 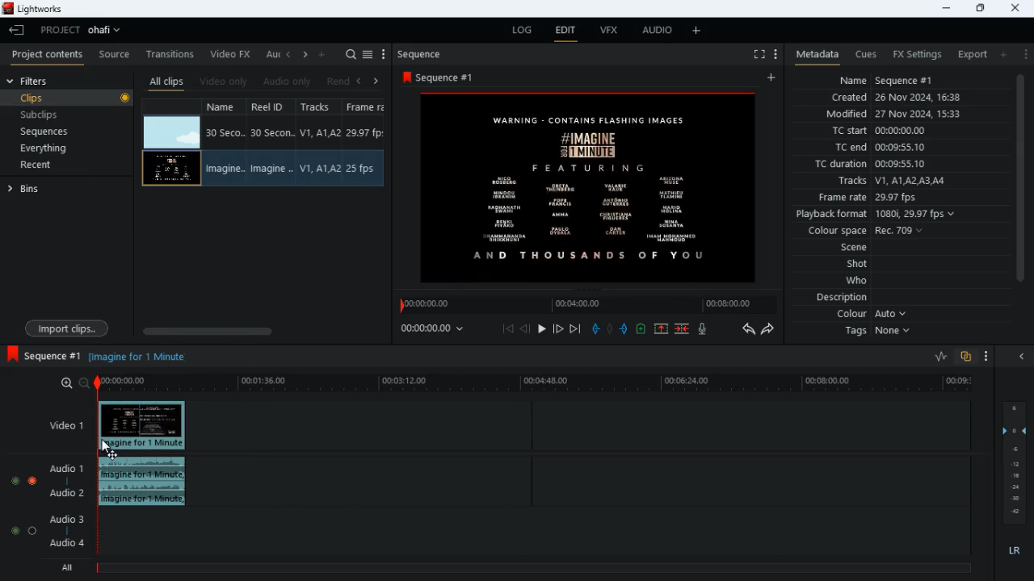 What do you see at coordinates (875, 336) in the screenshot?
I see `tags` at bounding box center [875, 336].